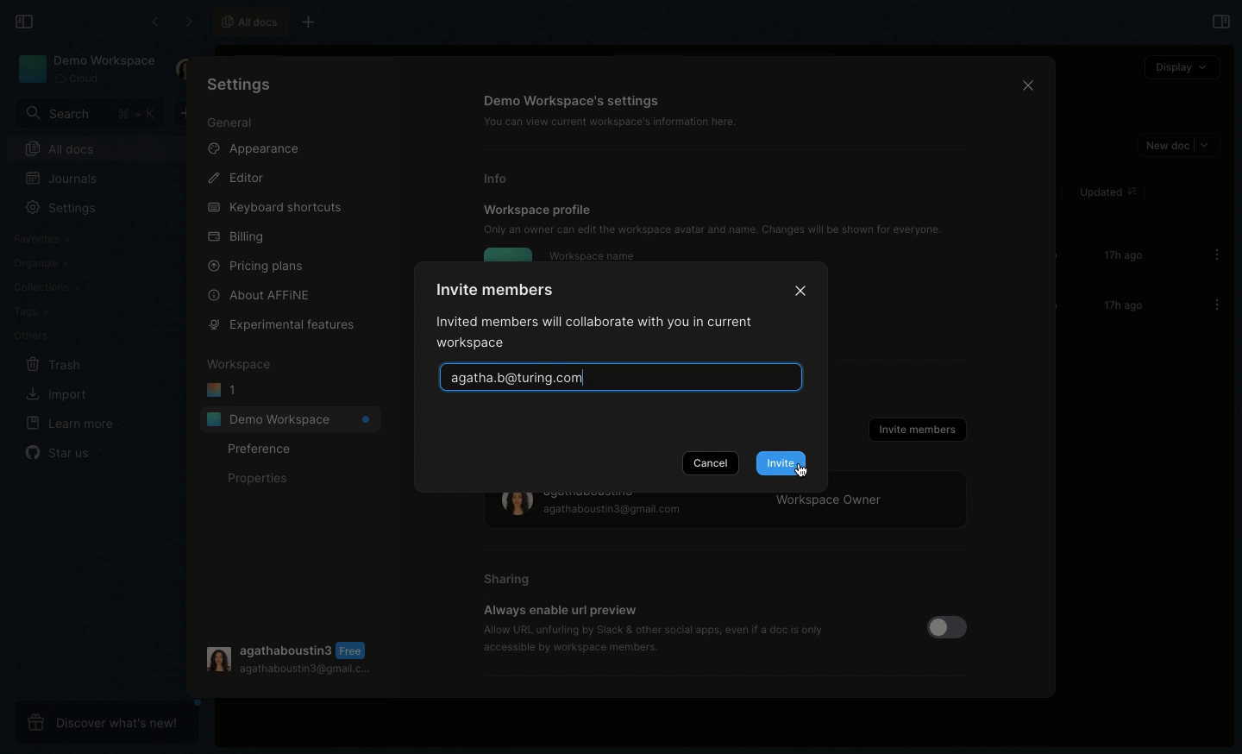  What do you see at coordinates (51, 363) in the screenshot?
I see `Trash` at bounding box center [51, 363].